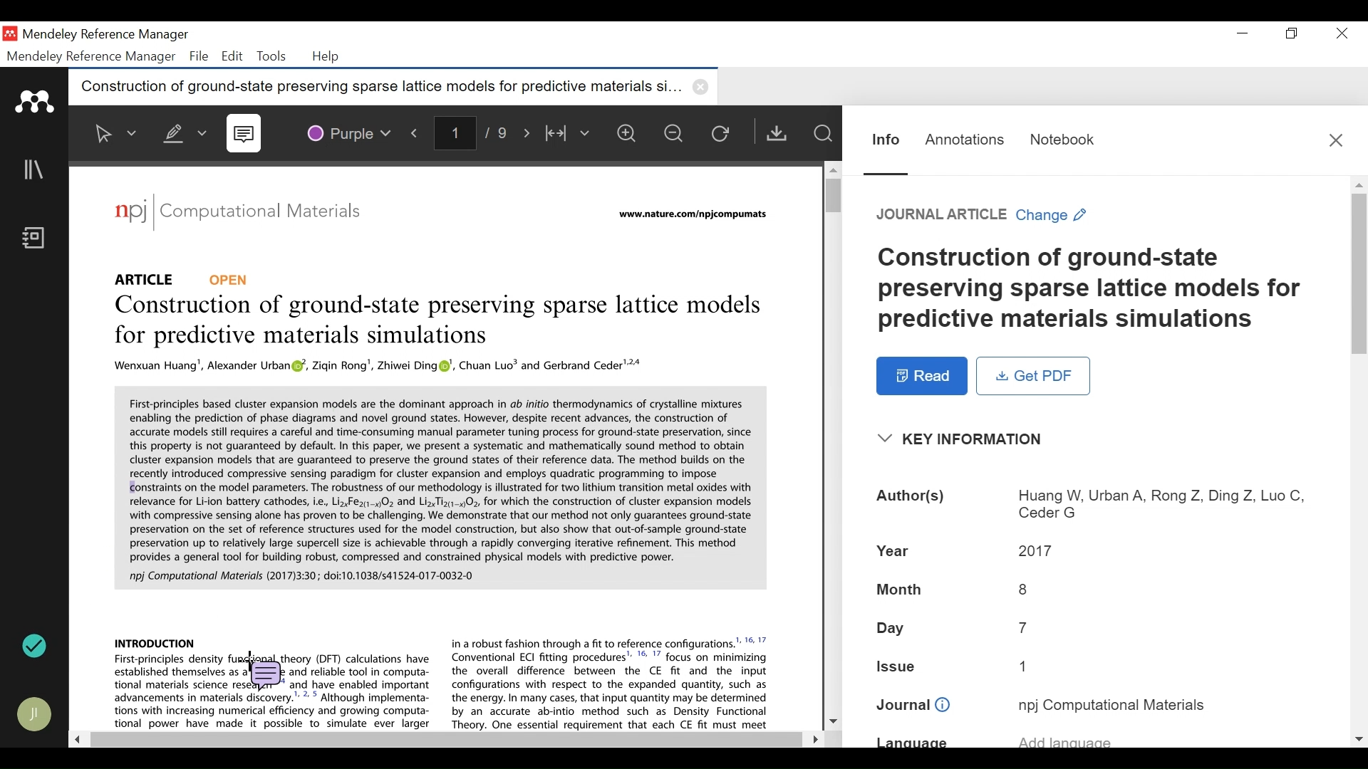 The width and height of the screenshot is (1368, 769). Describe the element at coordinates (91, 57) in the screenshot. I see `Mendeley Reference Manager` at that location.